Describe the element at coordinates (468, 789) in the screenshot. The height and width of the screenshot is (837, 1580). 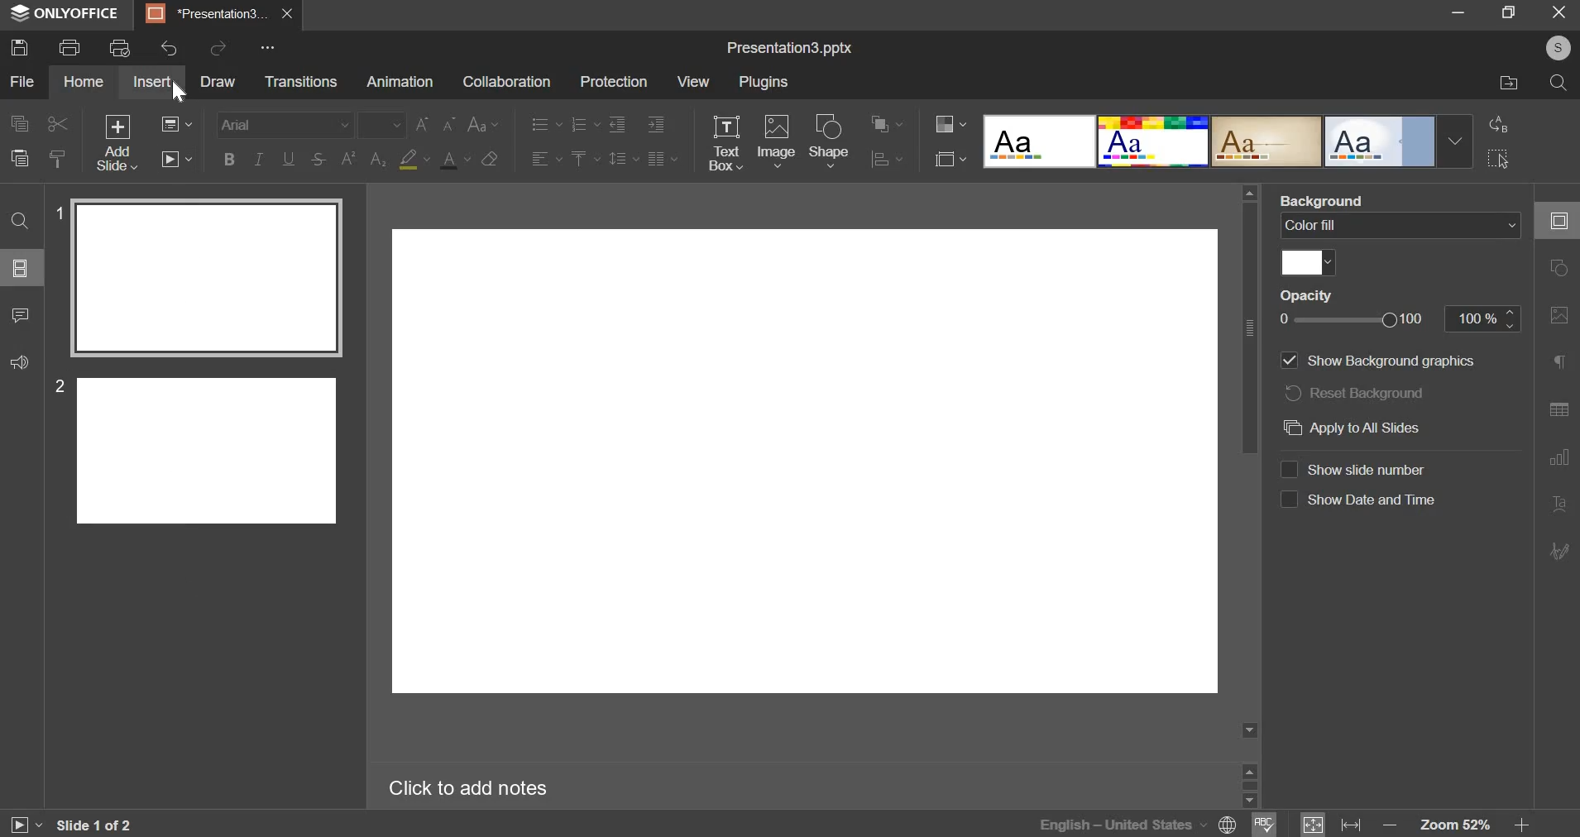
I see `click here to add notes` at that location.